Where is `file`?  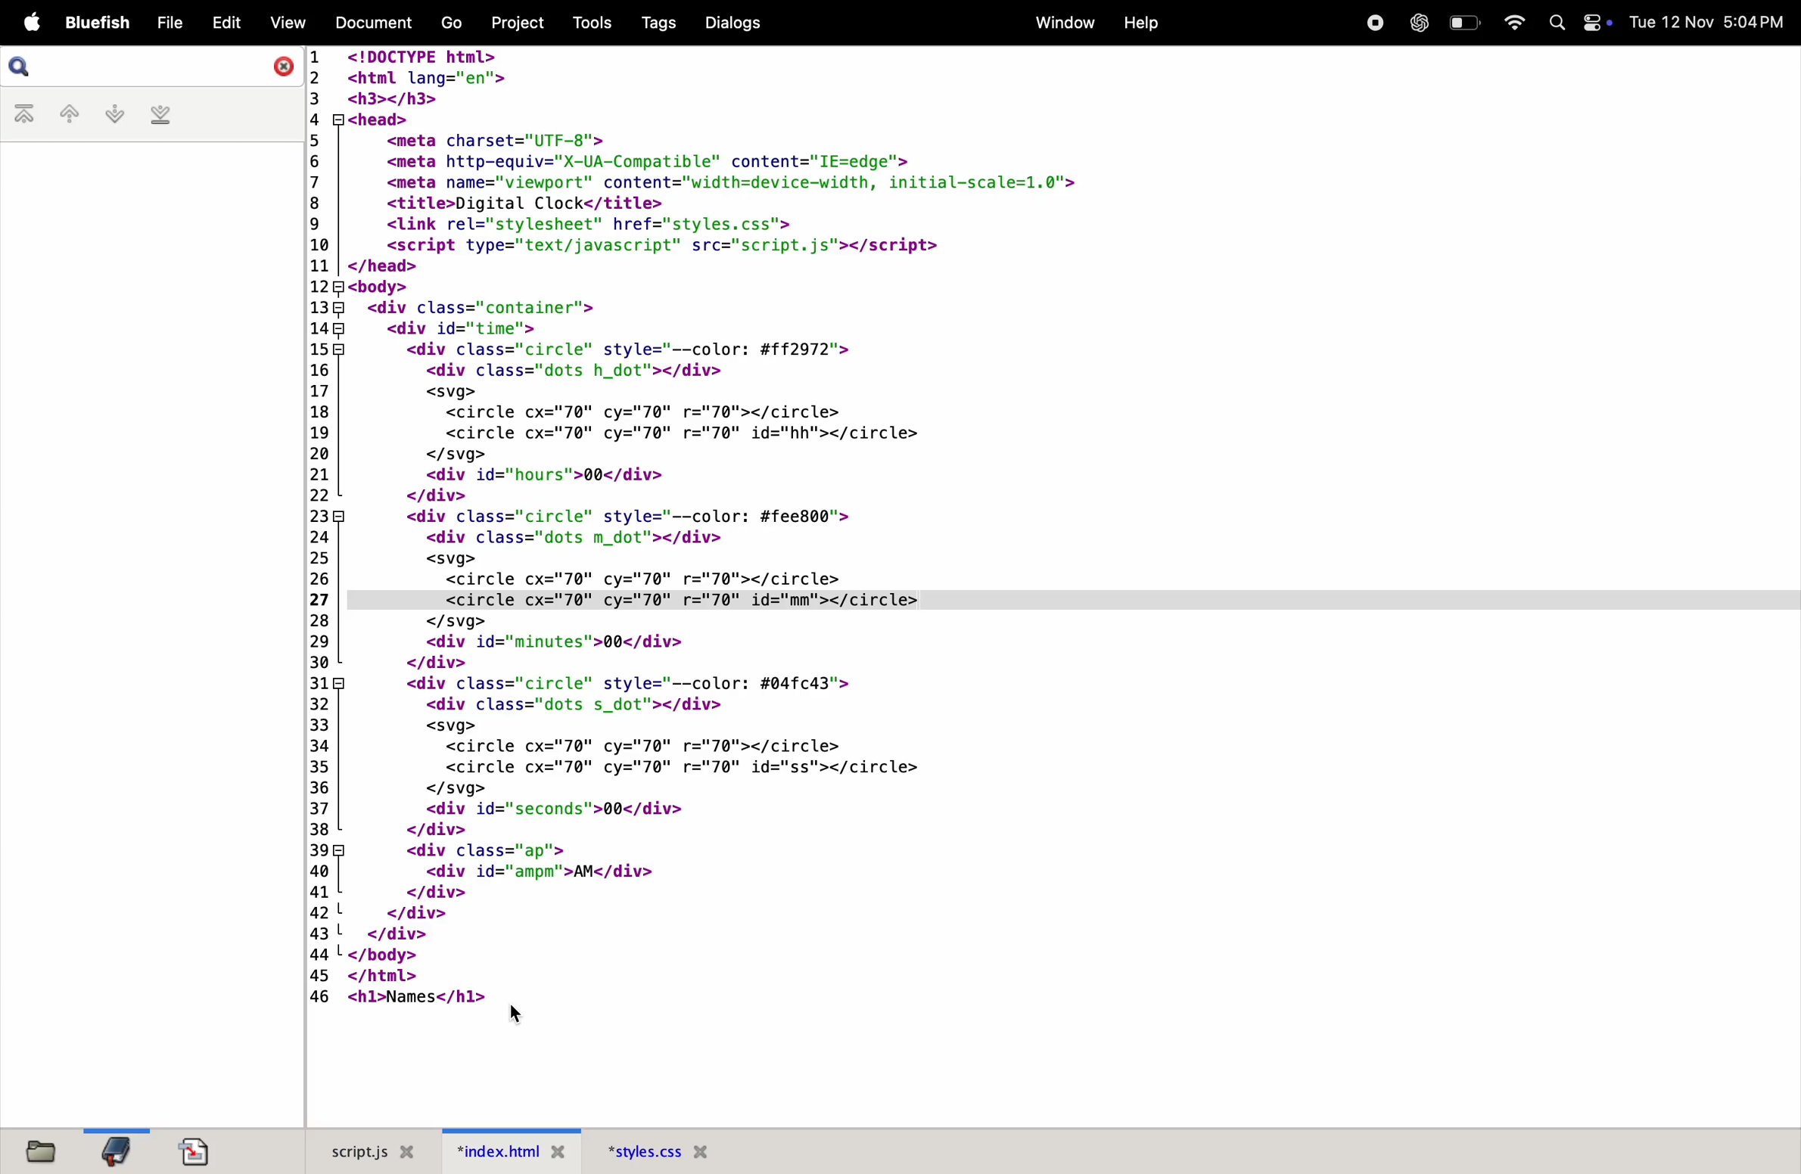 file is located at coordinates (167, 23).